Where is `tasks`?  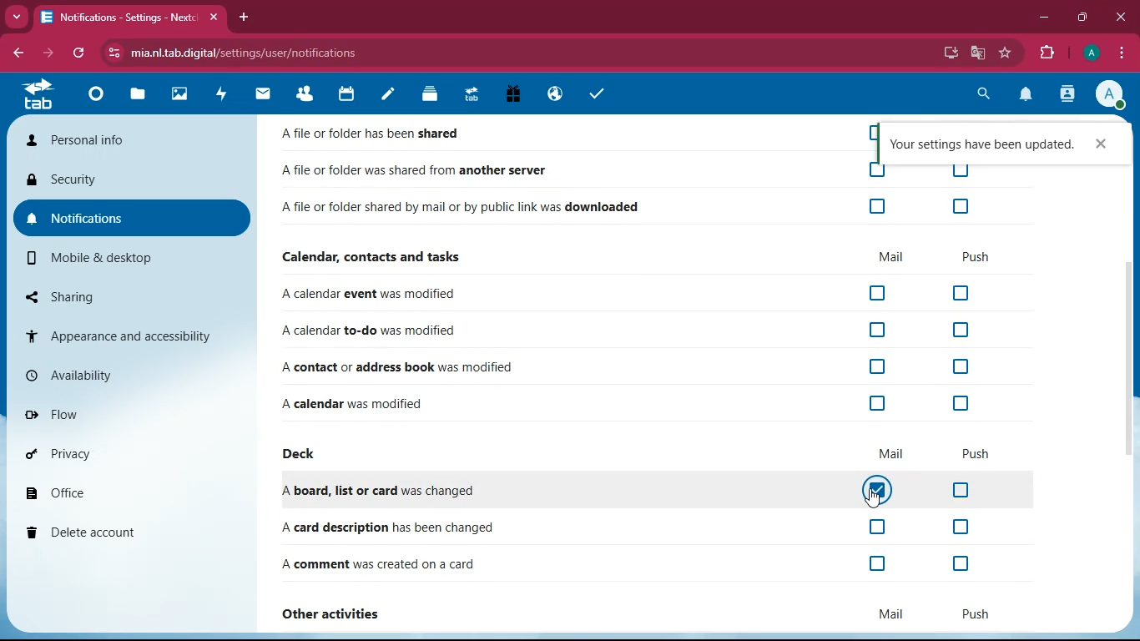
tasks is located at coordinates (599, 93).